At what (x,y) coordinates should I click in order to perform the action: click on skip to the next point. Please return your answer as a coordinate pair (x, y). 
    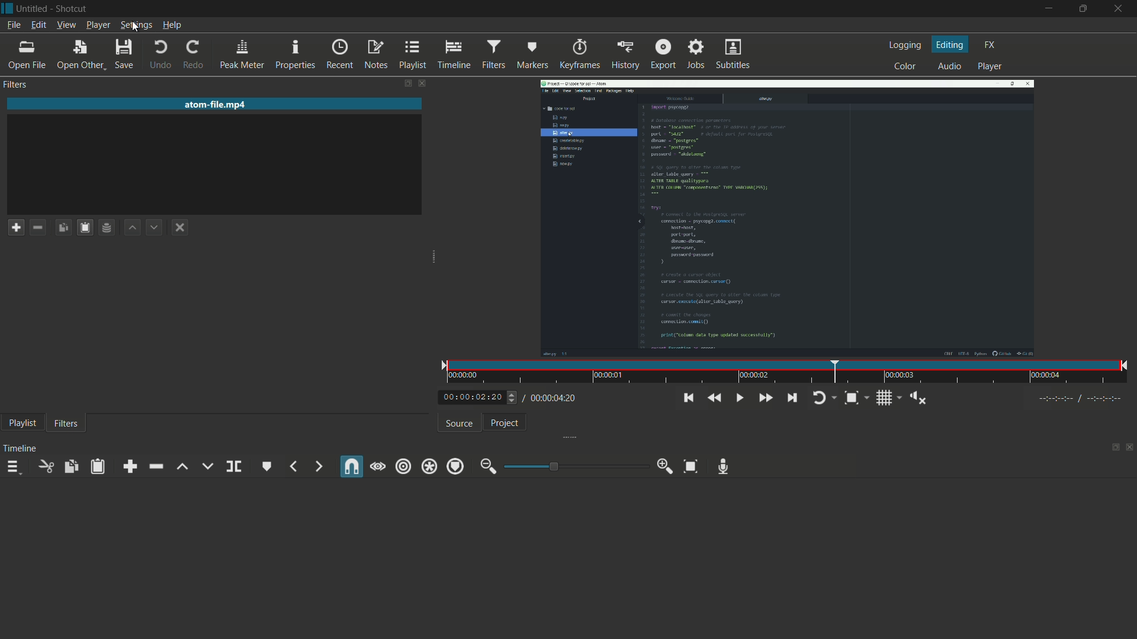
    Looking at the image, I should click on (792, 398).